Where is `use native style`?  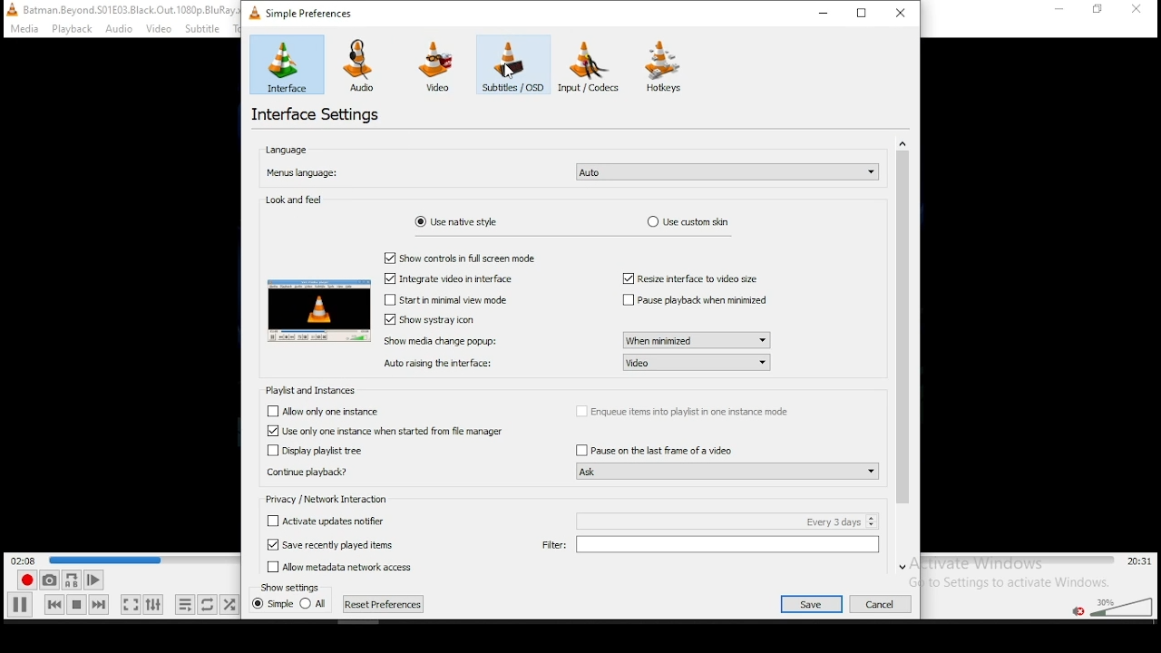
use native style is located at coordinates (455, 221).